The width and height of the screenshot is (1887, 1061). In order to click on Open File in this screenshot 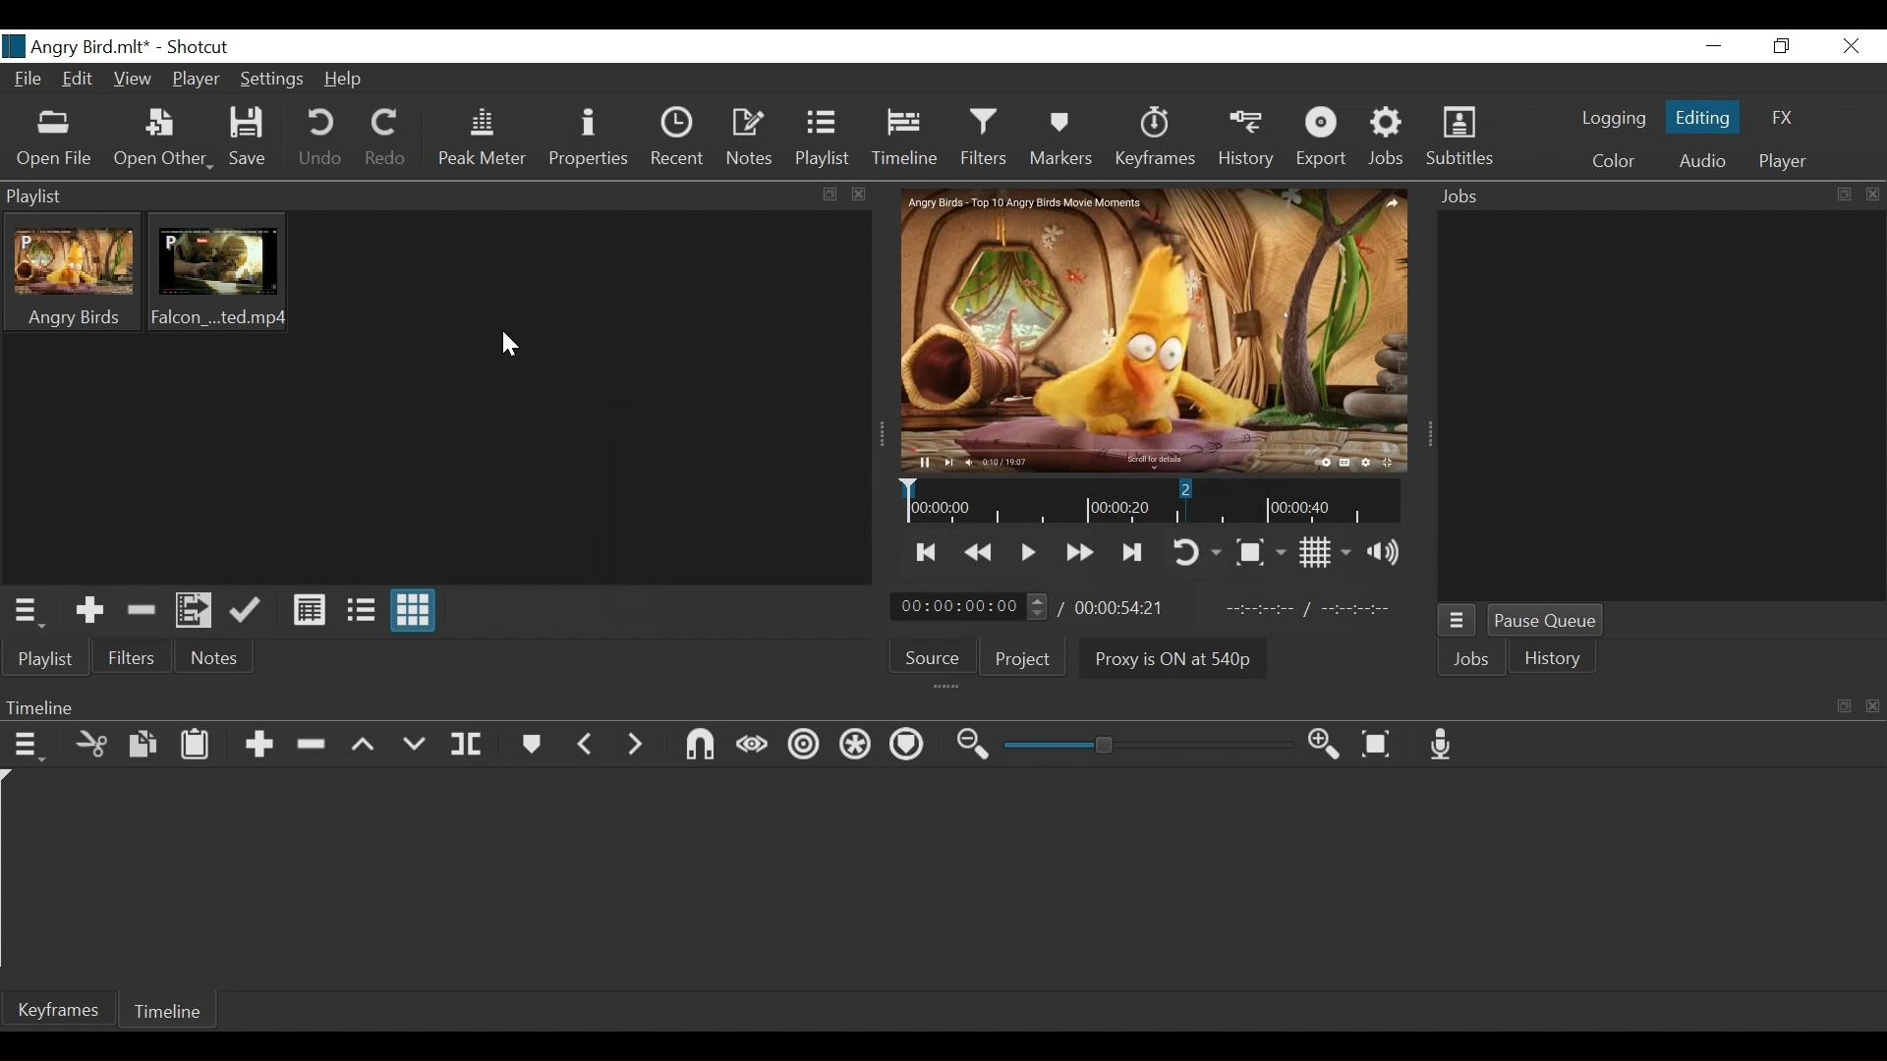, I will do `click(55, 140)`.